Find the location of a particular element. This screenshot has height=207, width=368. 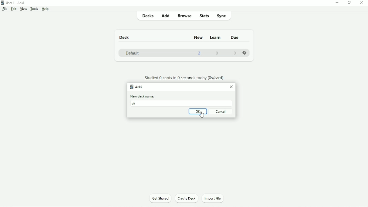

Anki is located at coordinates (136, 87).